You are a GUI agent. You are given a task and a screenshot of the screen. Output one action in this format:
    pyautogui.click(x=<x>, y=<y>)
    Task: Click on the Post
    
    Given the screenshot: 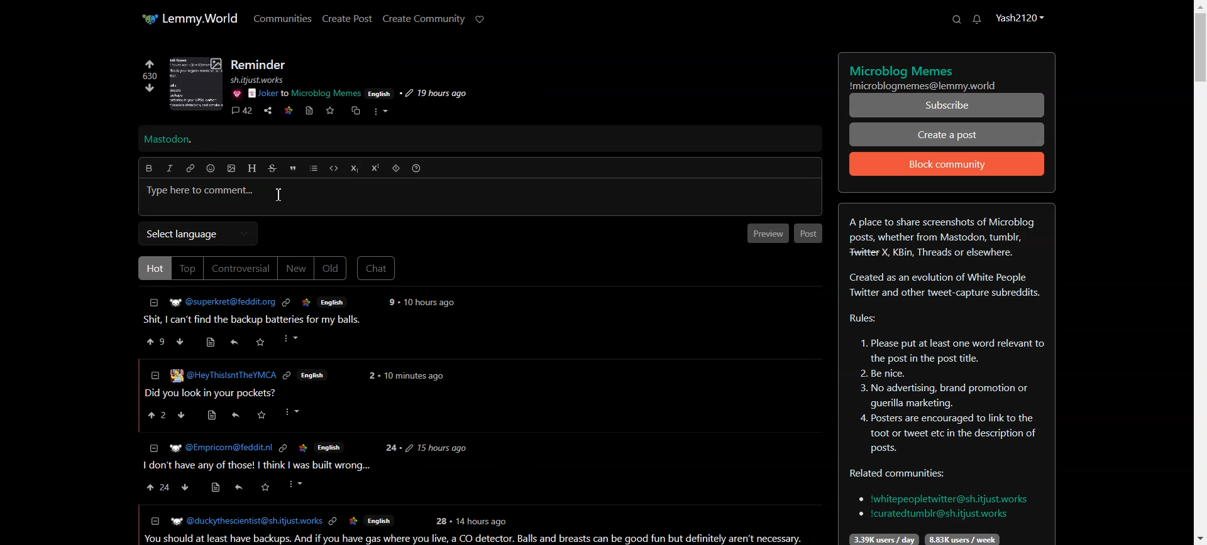 What is the action you would take?
    pyautogui.click(x=808, y=234)
    